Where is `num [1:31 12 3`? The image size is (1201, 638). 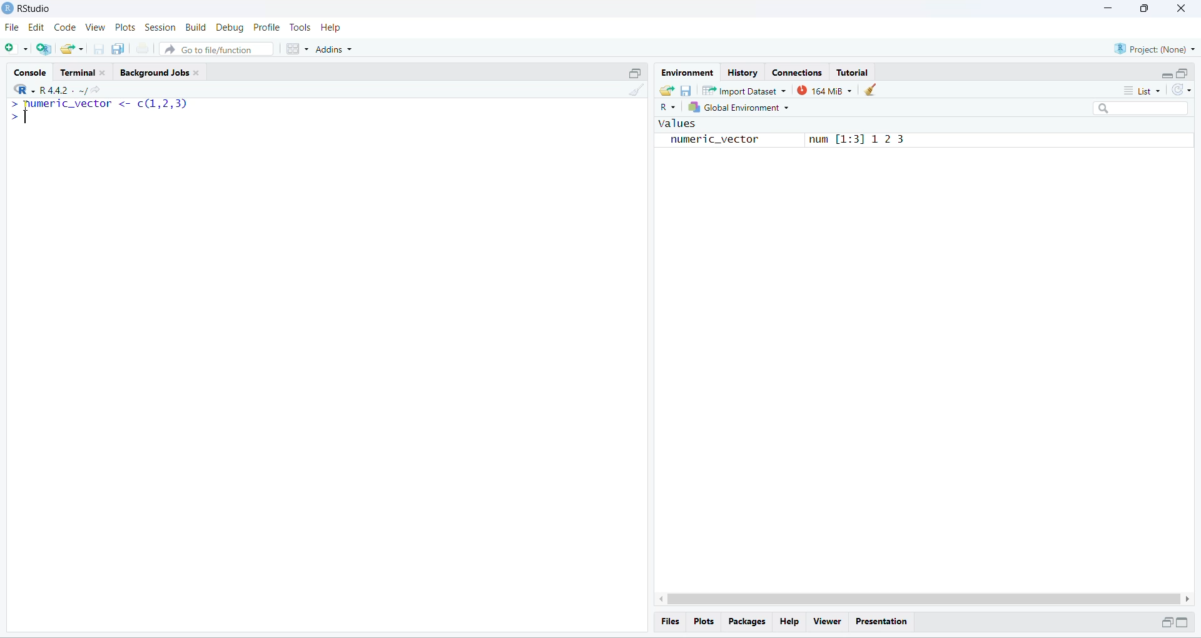
num [1:31 12 3 is located at coordinates (858, 139).